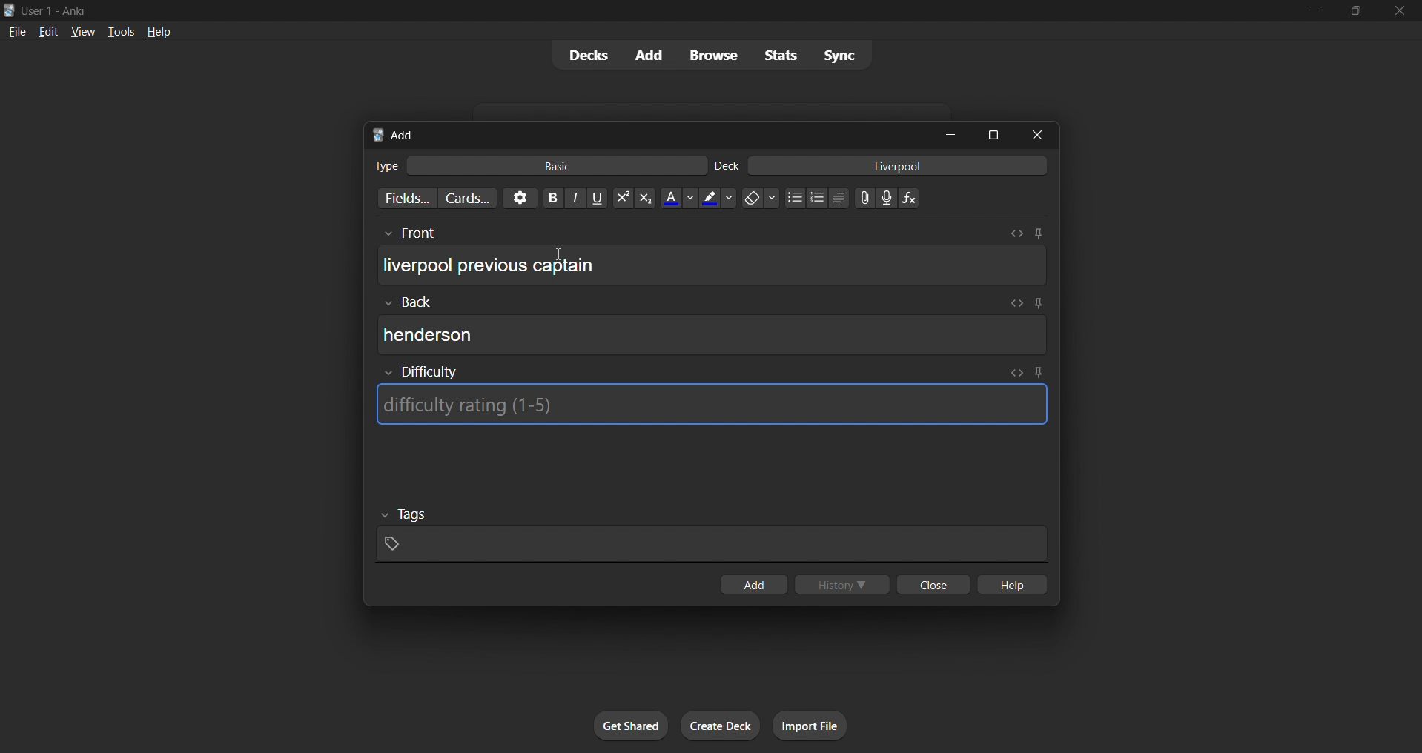 The image size is (1422, 753). Describe the element at coordinates (712, 531) in the screenshot. I see `card tags input box` at that location.